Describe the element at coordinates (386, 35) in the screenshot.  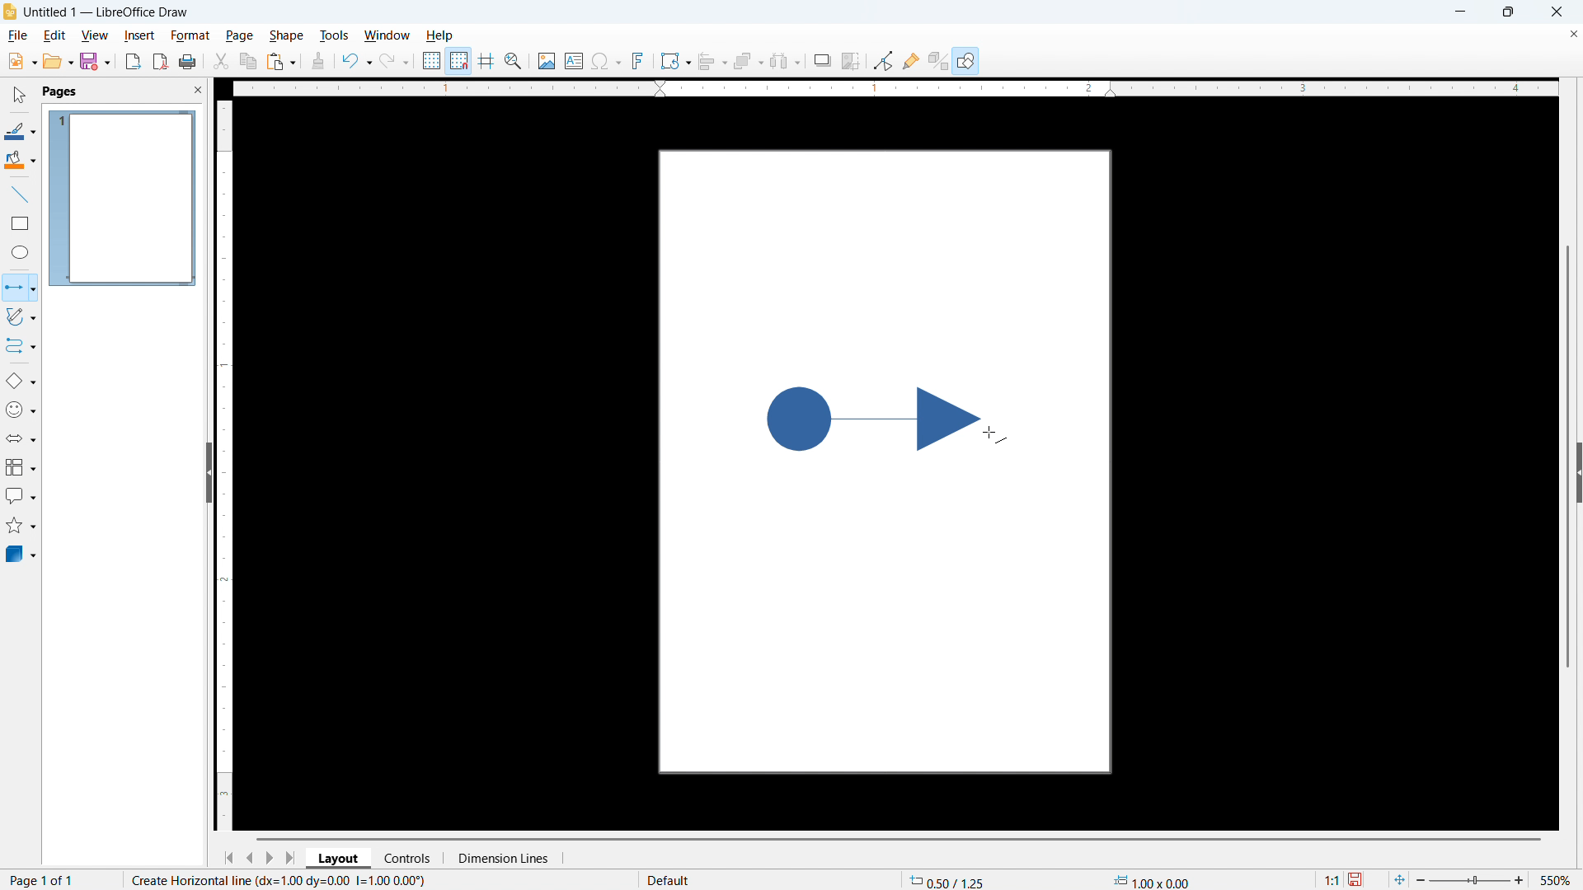
I see `Window ` at that location.